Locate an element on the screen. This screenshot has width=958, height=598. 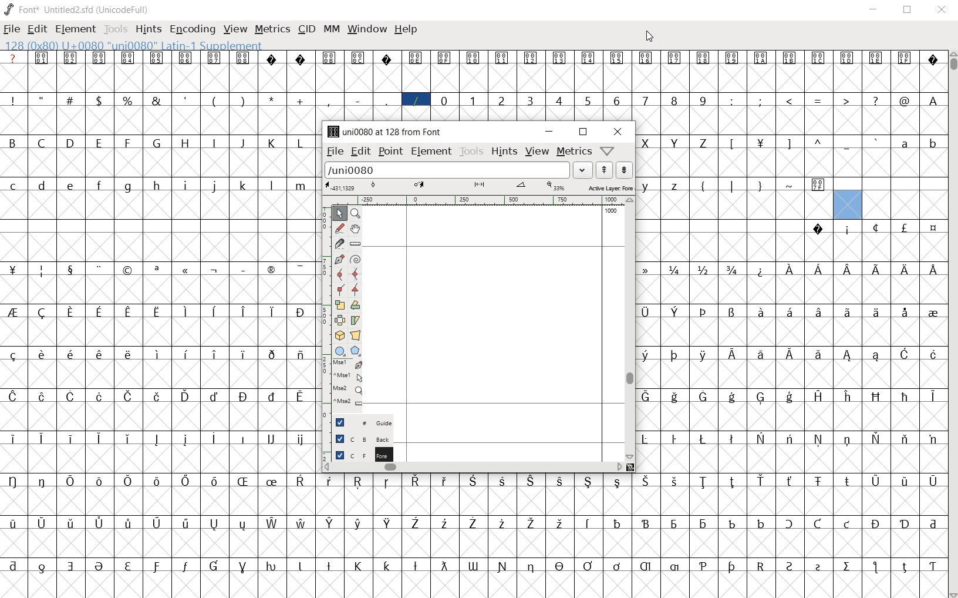
glyph is located at coordinates (876, 524).